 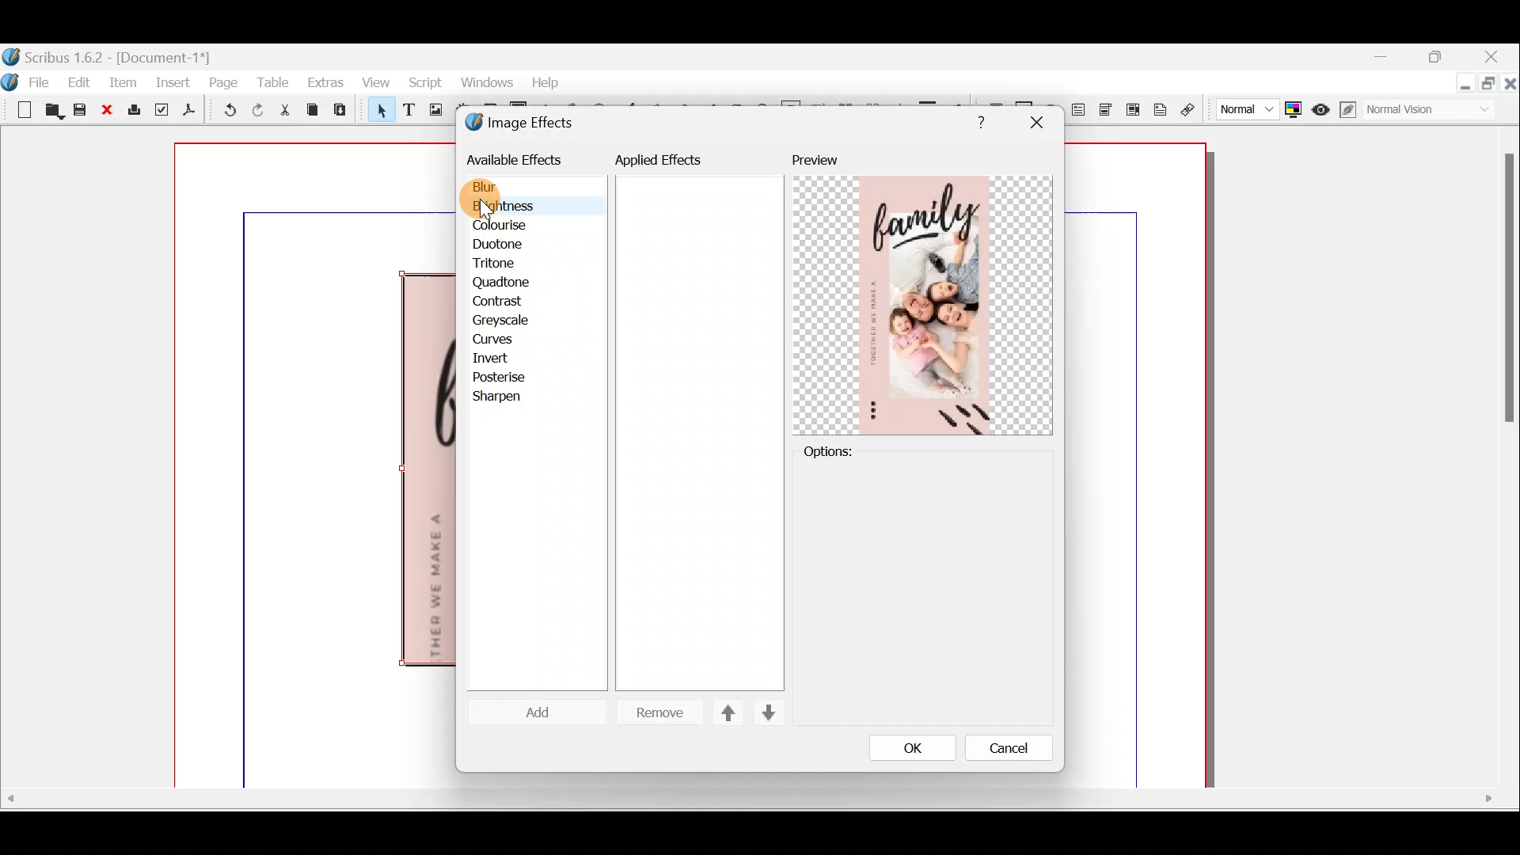 What do you see at coordinates (1244, 107) in the screenshot?
I see `Select image preview quality` at bounding box center [1244, 107].